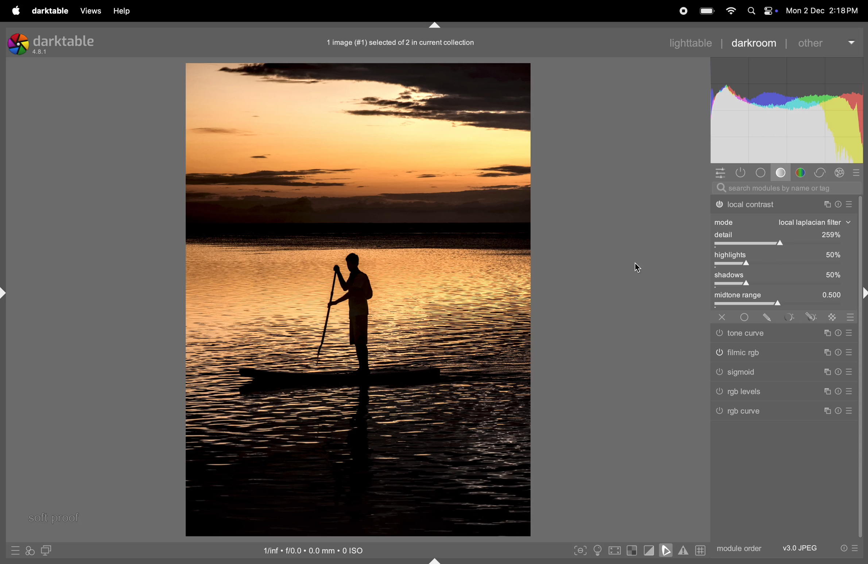  Describe the element at coordinates (782, 205) in the screenshot. I see `local contrast` at that location.